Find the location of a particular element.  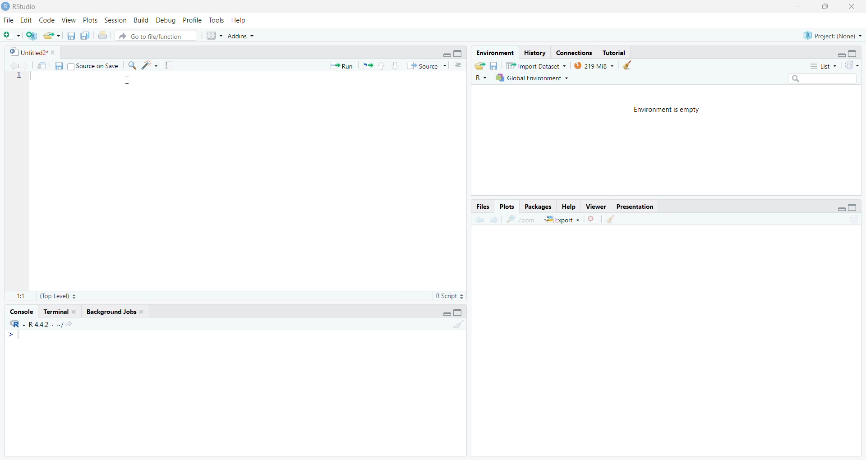

Code Editor is located at coordinates (249, 181).